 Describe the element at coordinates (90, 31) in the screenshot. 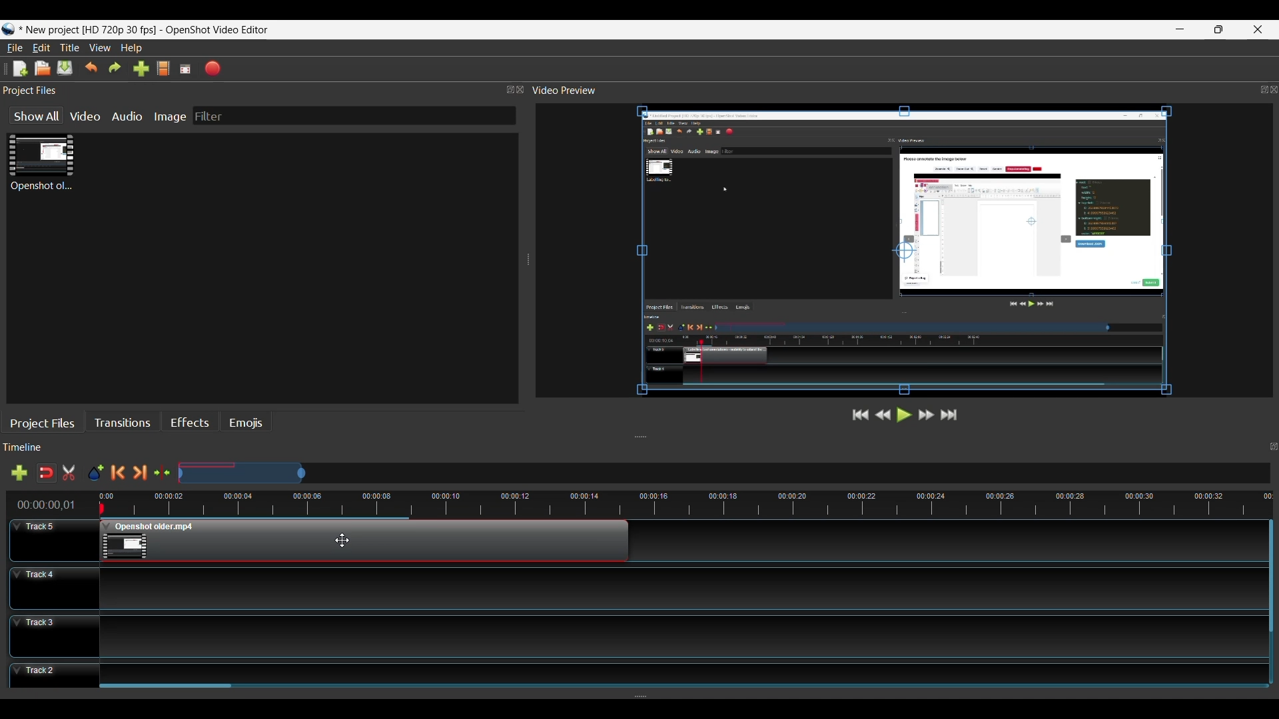

I see `Project Name` at that location.